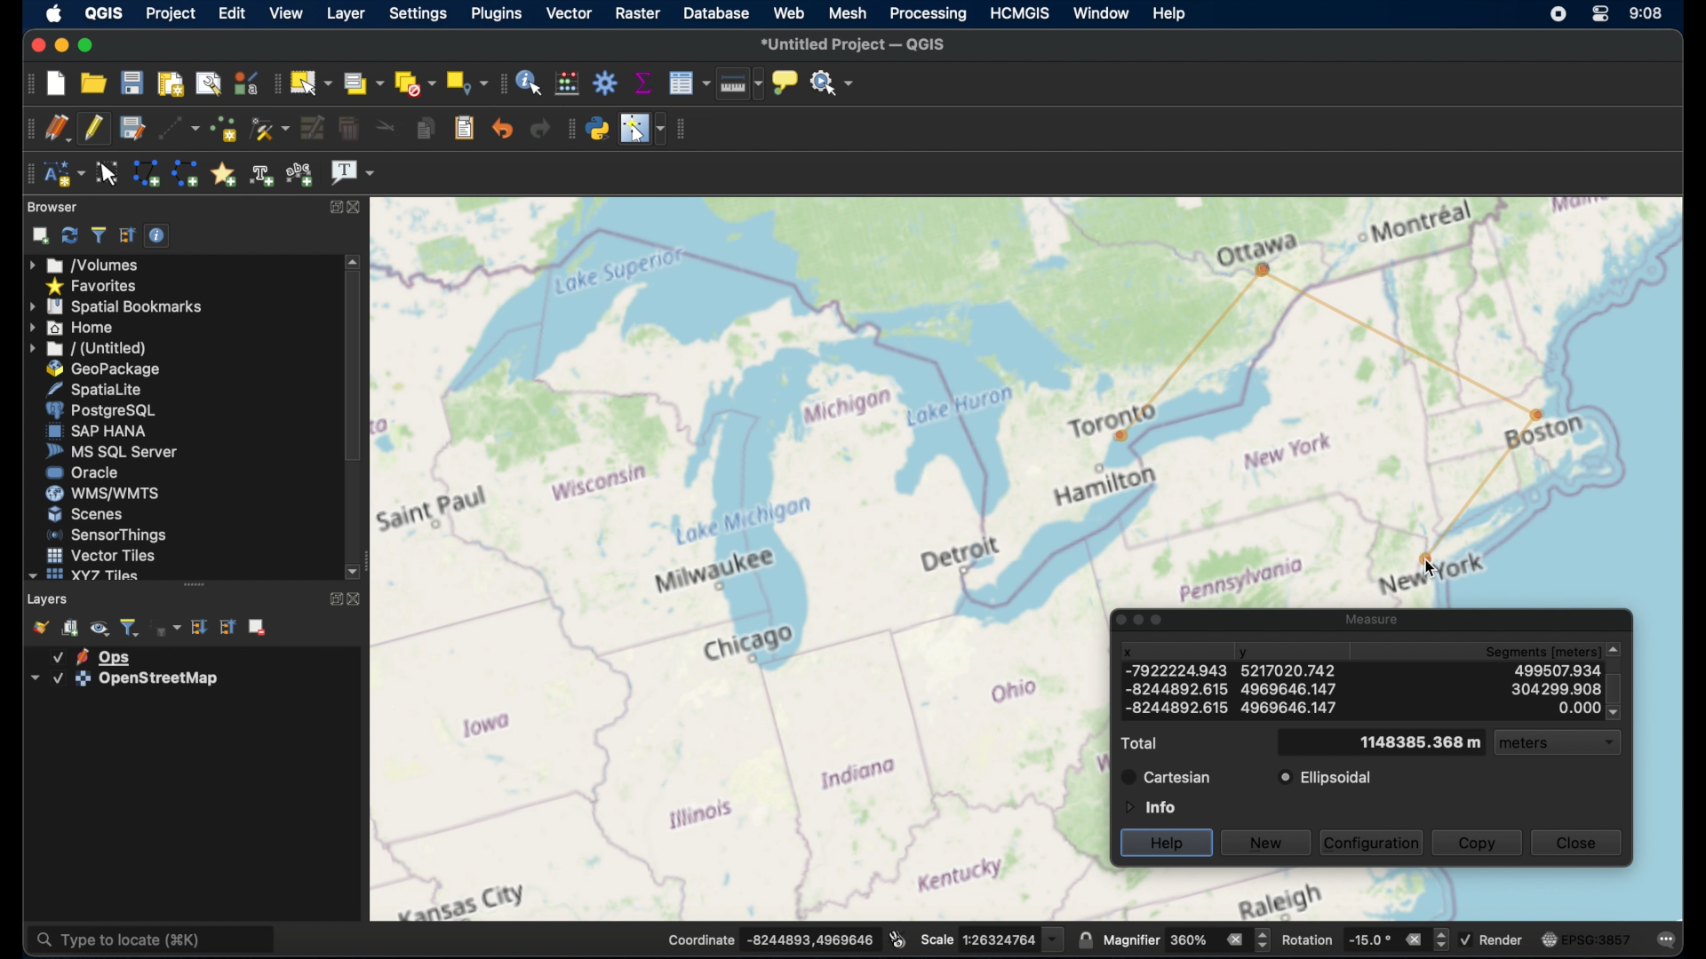  What do you see at coordinates (26, 129) in the screenshot?
I see `digitizing toolbar` at bounding box center [26, 129].